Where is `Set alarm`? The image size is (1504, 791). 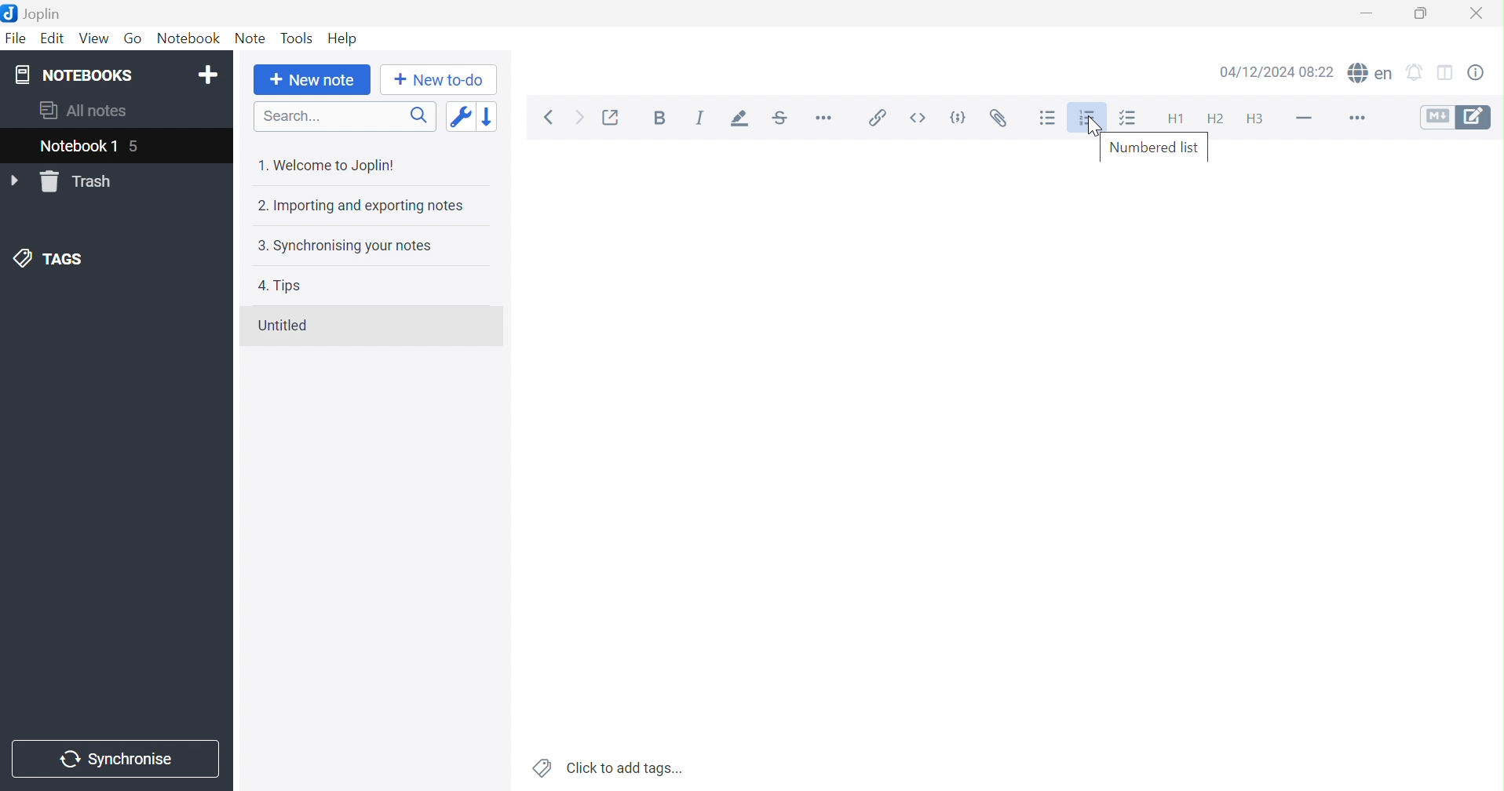 Set alarm is located at coordinates (1420, 70).